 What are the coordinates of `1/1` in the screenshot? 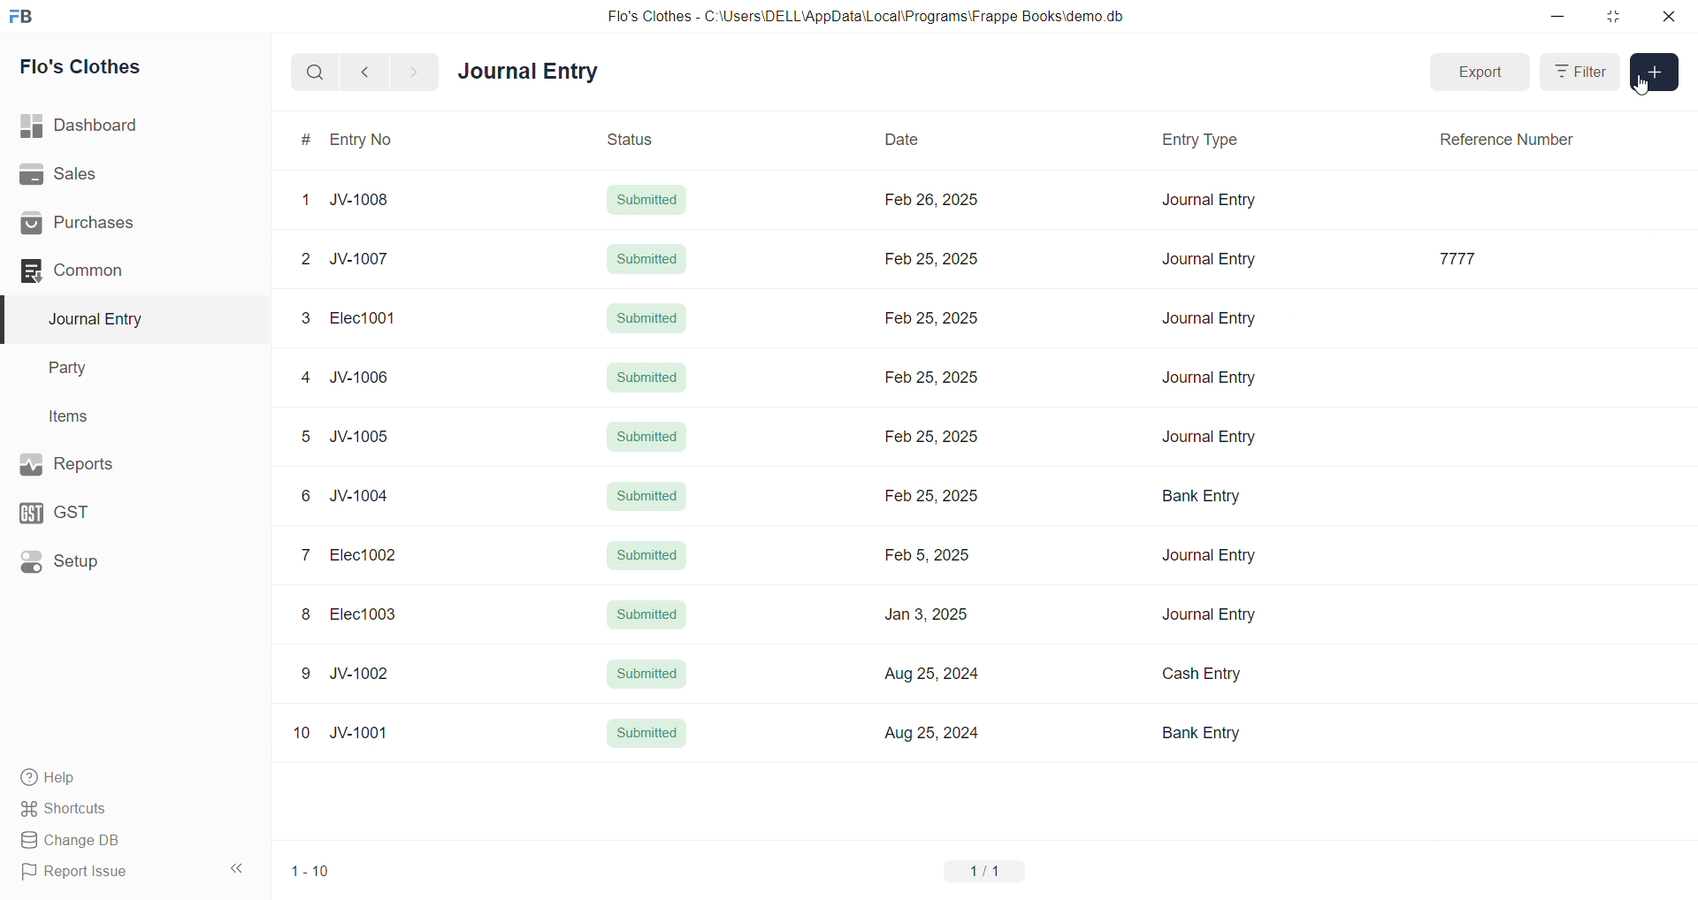 It's located at (988, 871).